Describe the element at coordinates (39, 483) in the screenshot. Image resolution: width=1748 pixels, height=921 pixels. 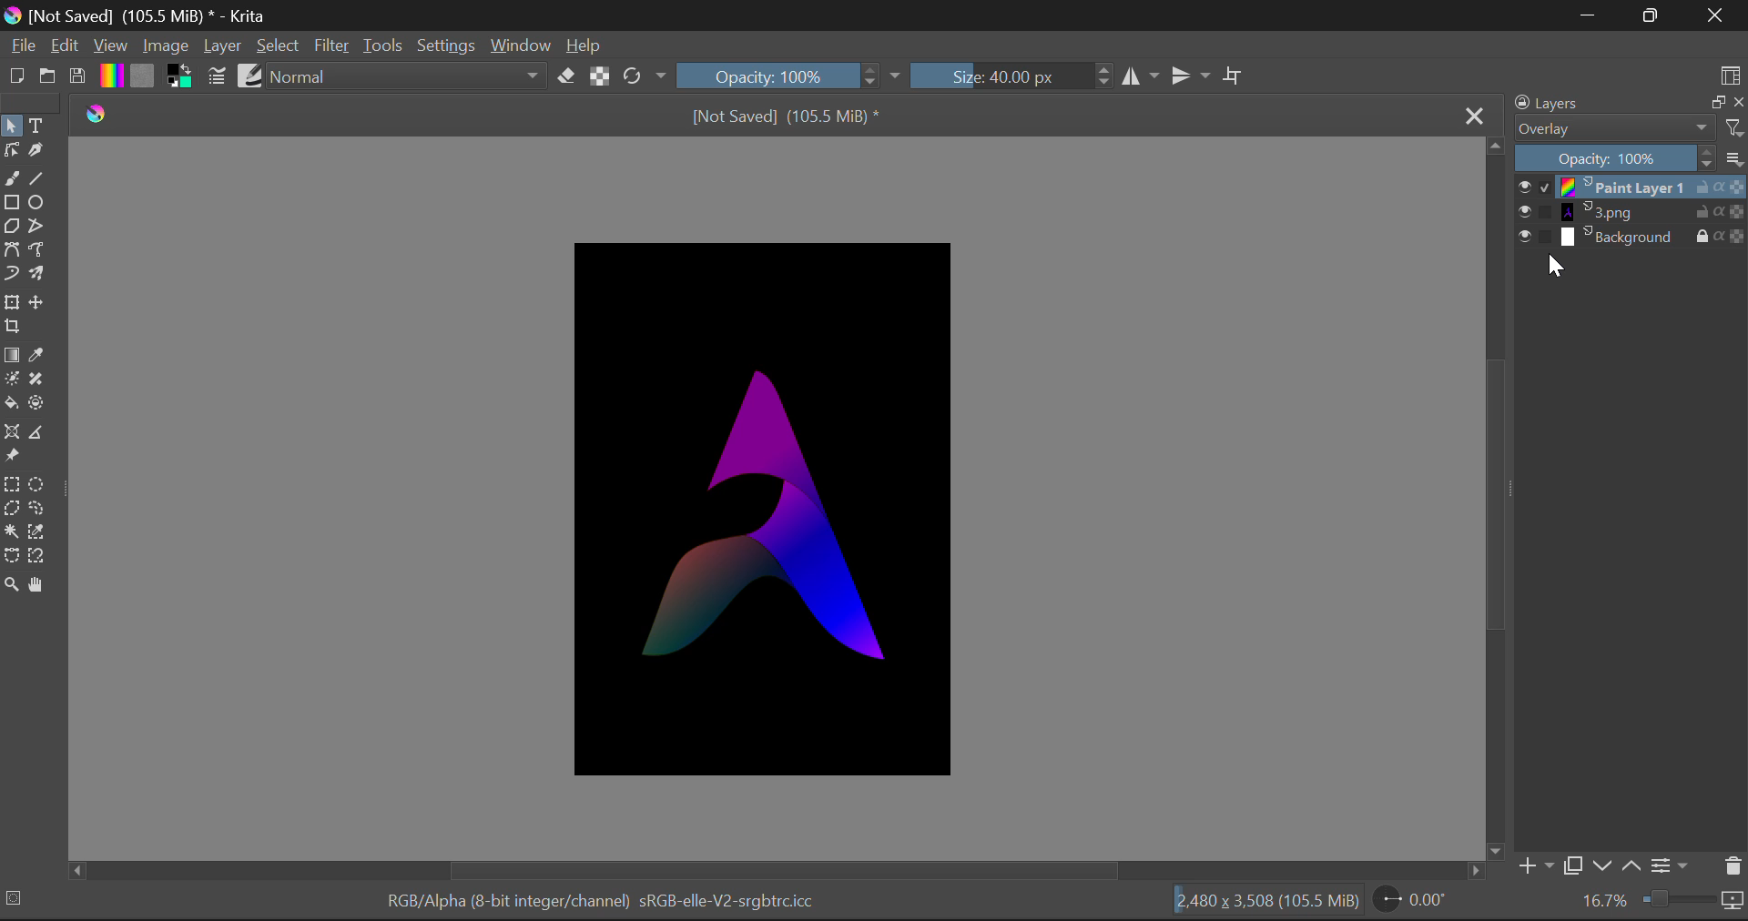
I see `Circular Selection` at that location.